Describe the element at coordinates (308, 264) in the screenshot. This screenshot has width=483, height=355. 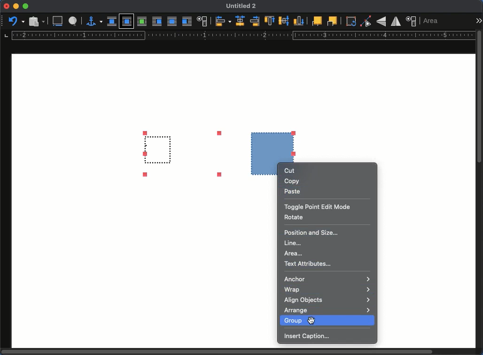
I see `text attributes` at that location.